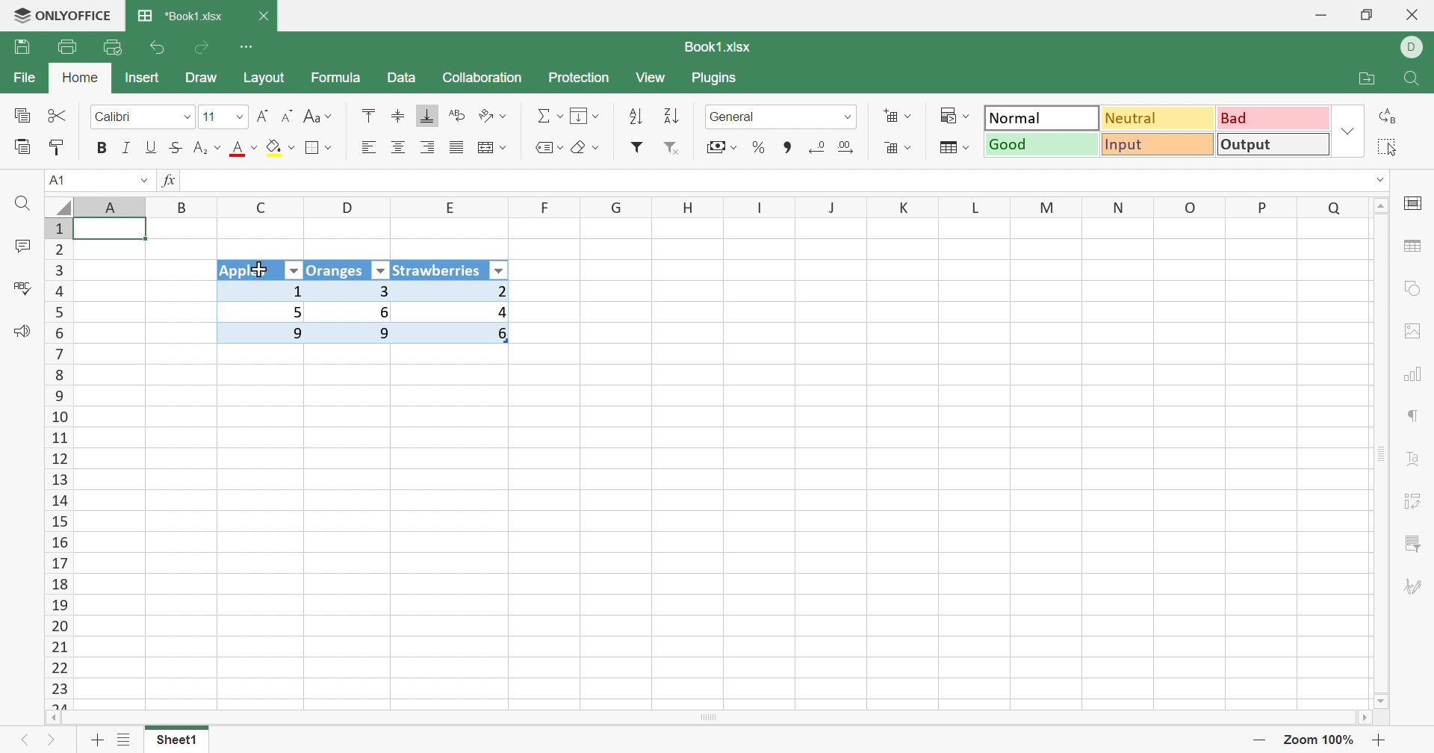  Describe the element at coordinates (1413, 16) in the screenshot. I see `Close` at that location.